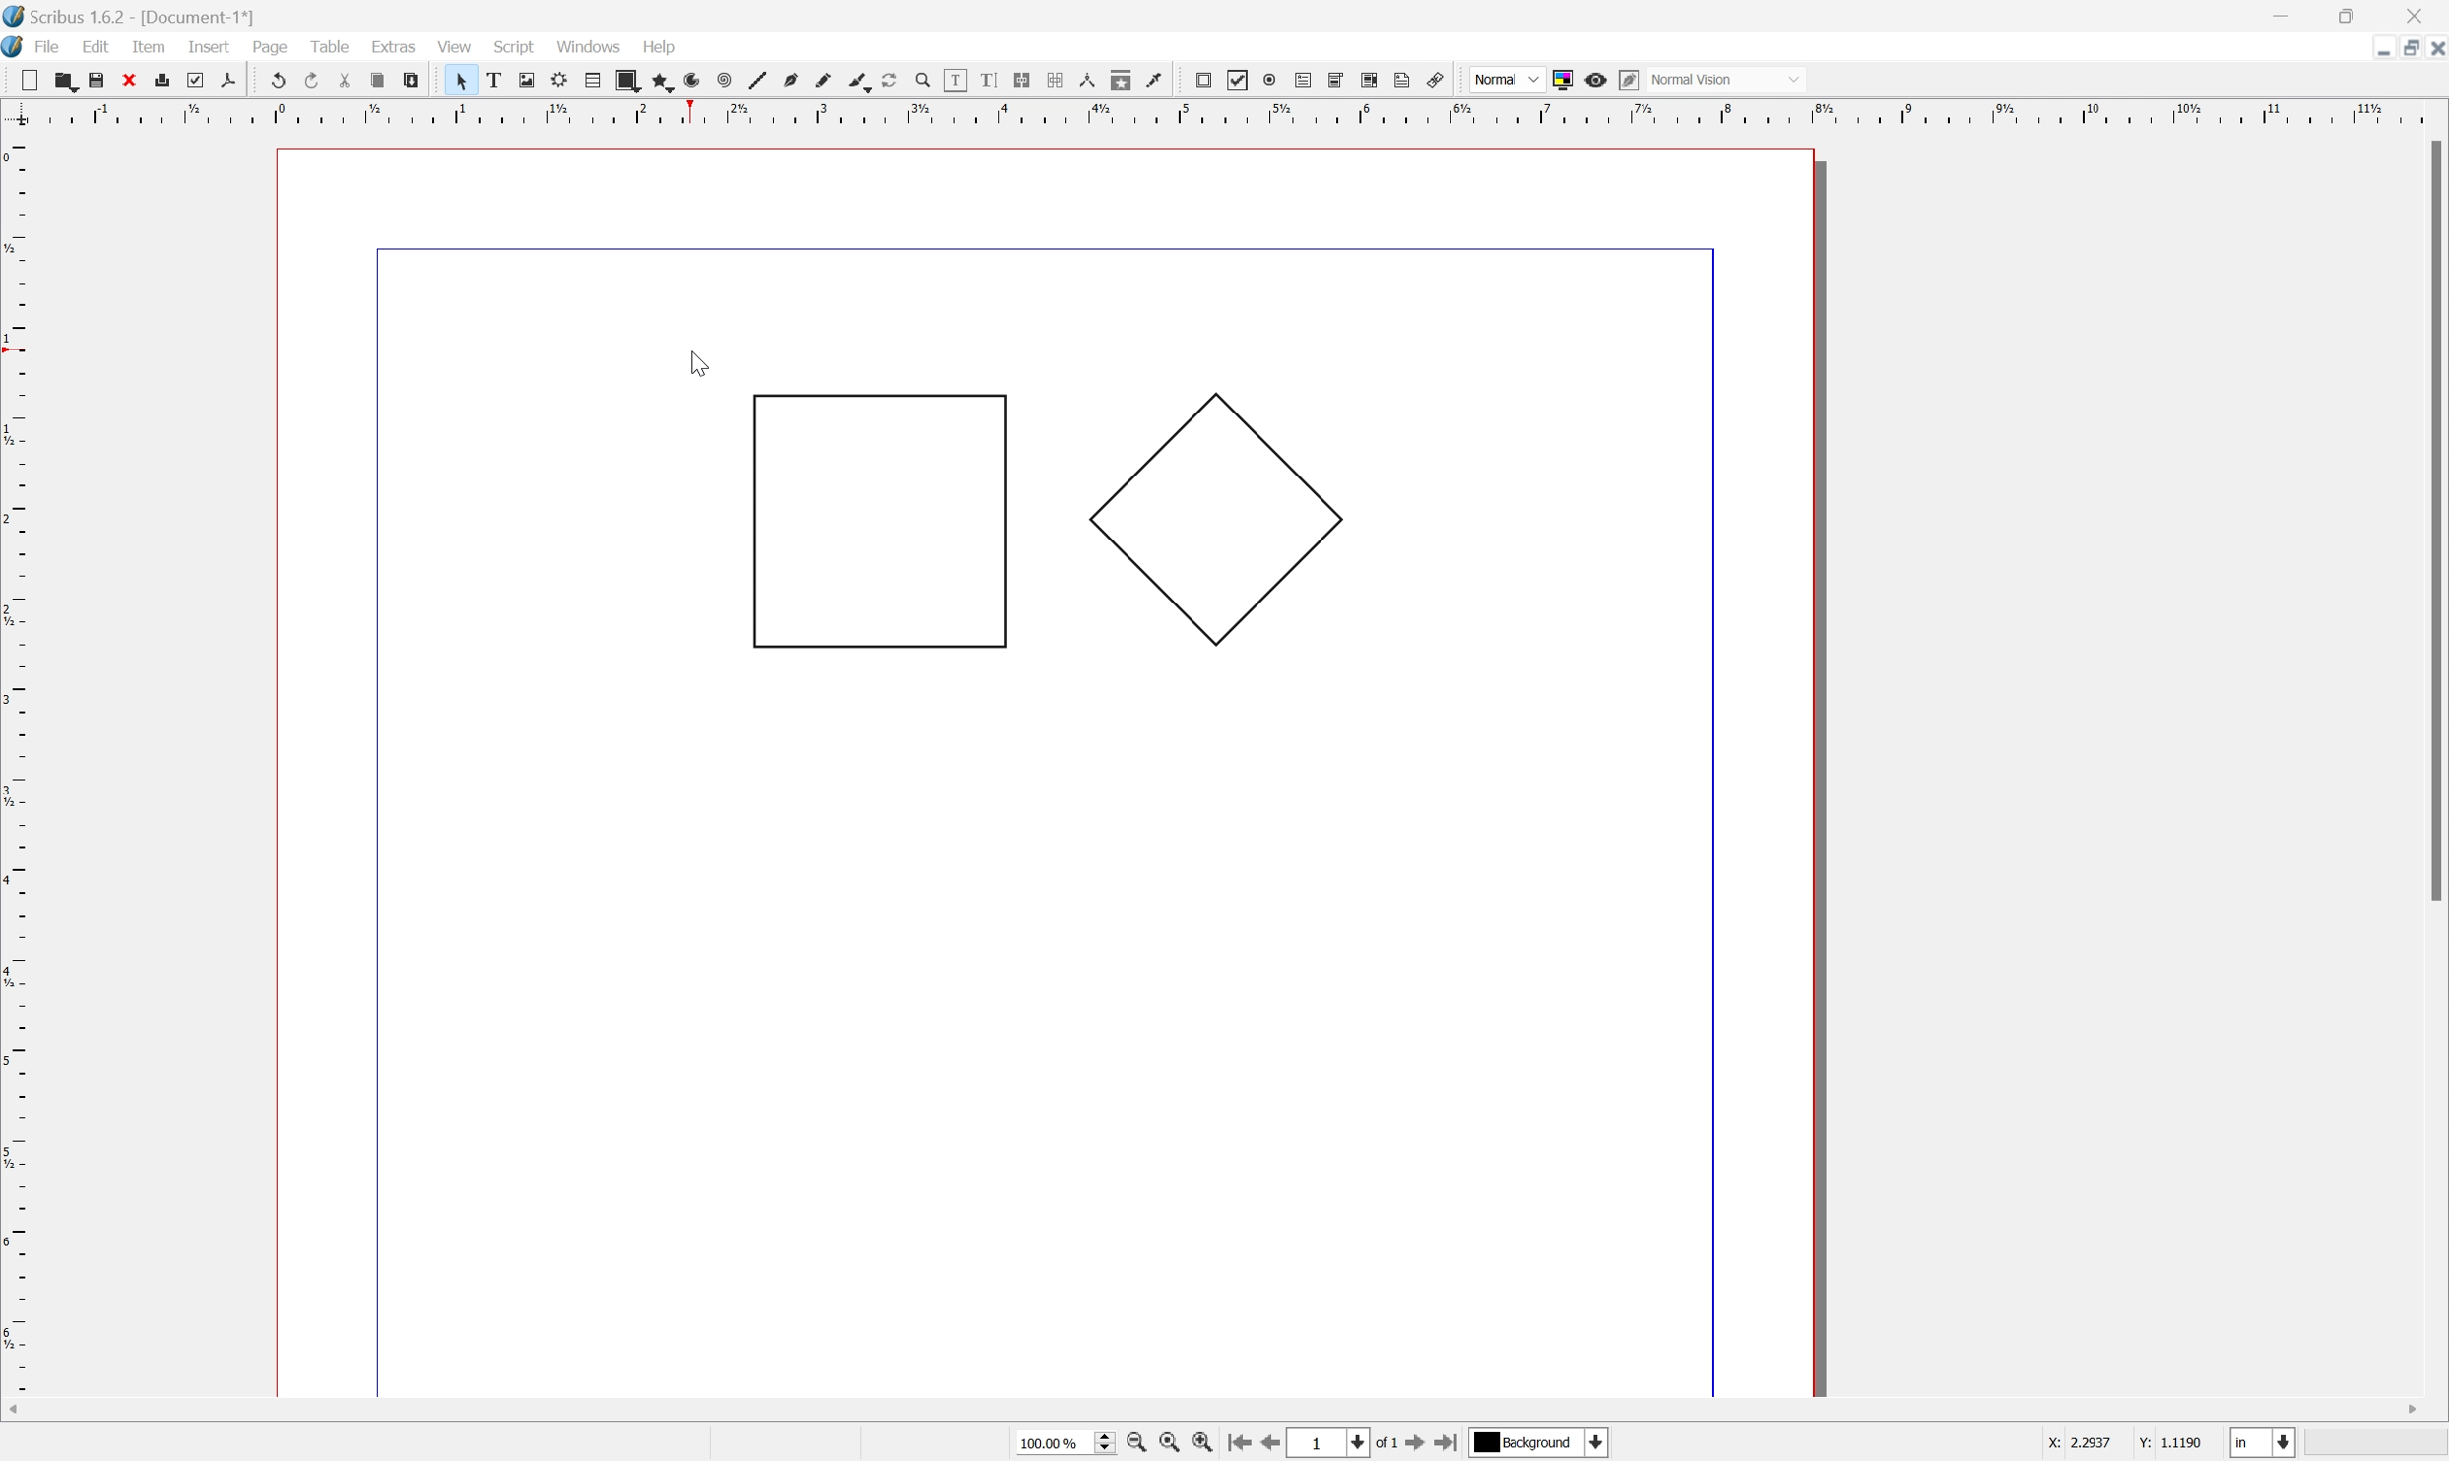 Image resolution: width=2449 pixels, height=1461 pixels. I want to click on Cursor, so click(696, 360).